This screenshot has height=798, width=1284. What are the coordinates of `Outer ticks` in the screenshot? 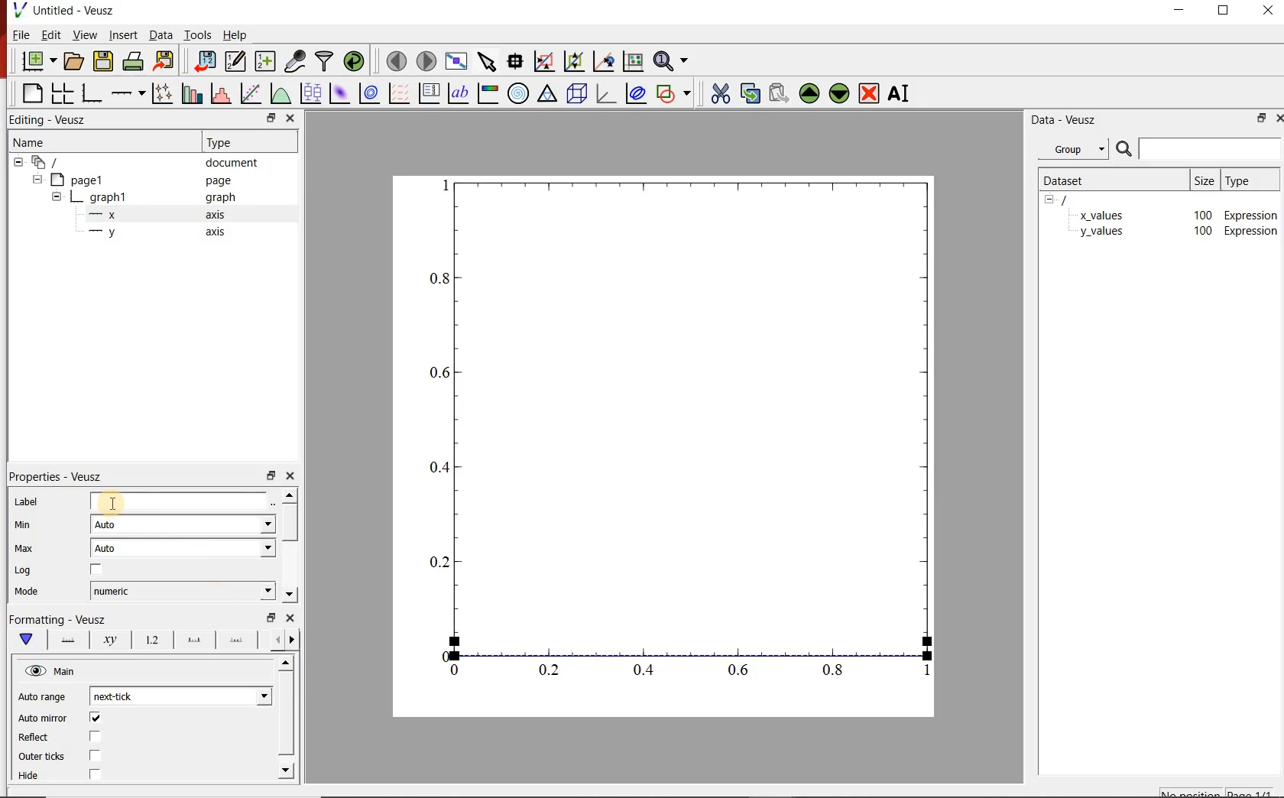 It's located at (42, 757).